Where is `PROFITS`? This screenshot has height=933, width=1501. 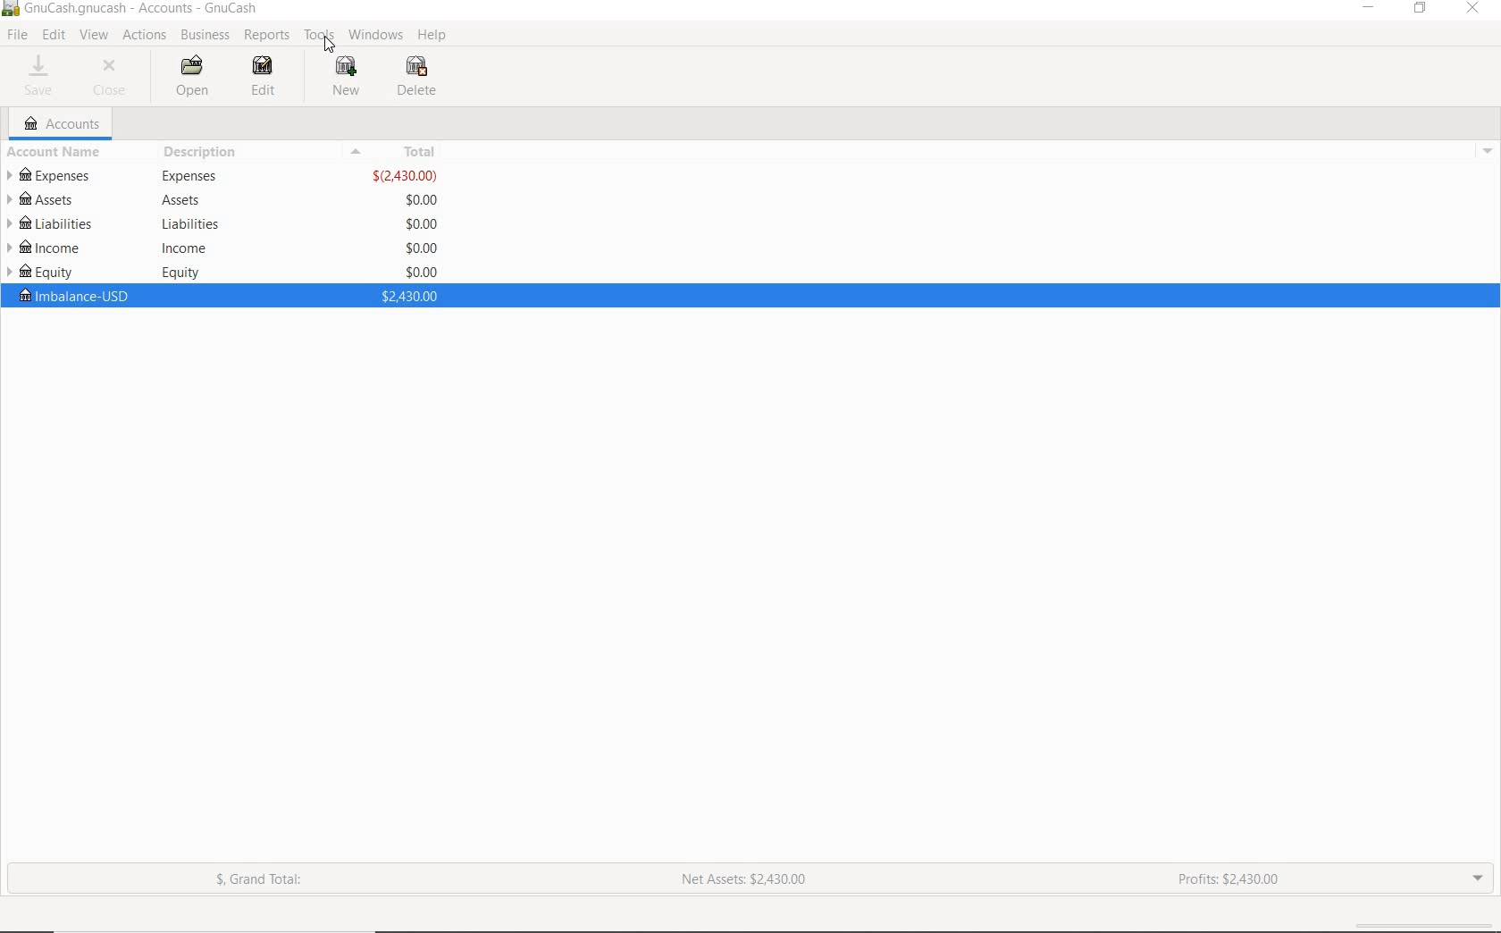 PROFITS is located at coordinates (1222, 879).